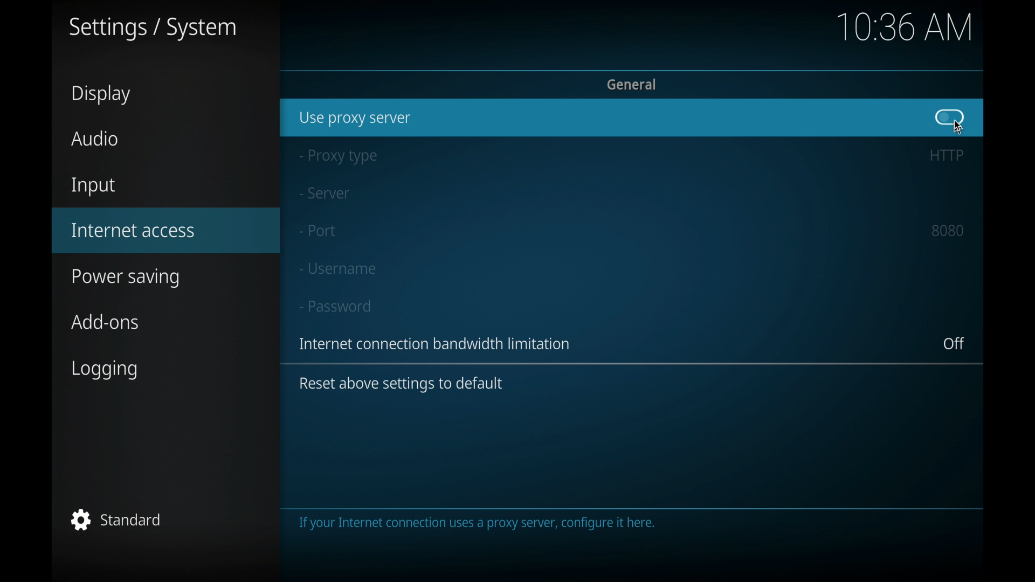  What do you see at coordinates (946, 155) in the screenshot?
I see `http` at bounding box center [946, 155].